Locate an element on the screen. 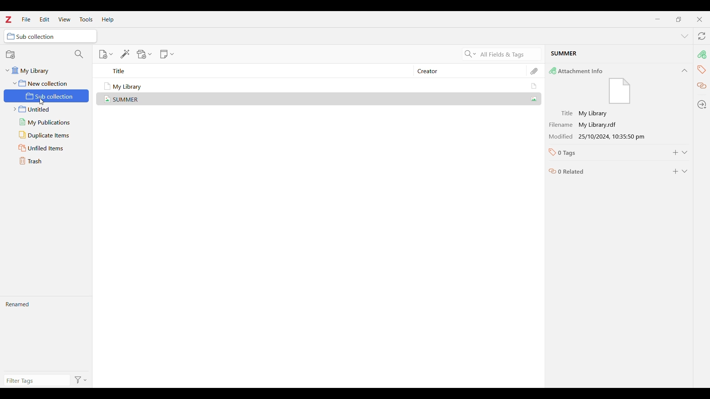 Image resolution: width=710 pixels, height=399 pixels. Collapse is located at coordinates (684, 71).